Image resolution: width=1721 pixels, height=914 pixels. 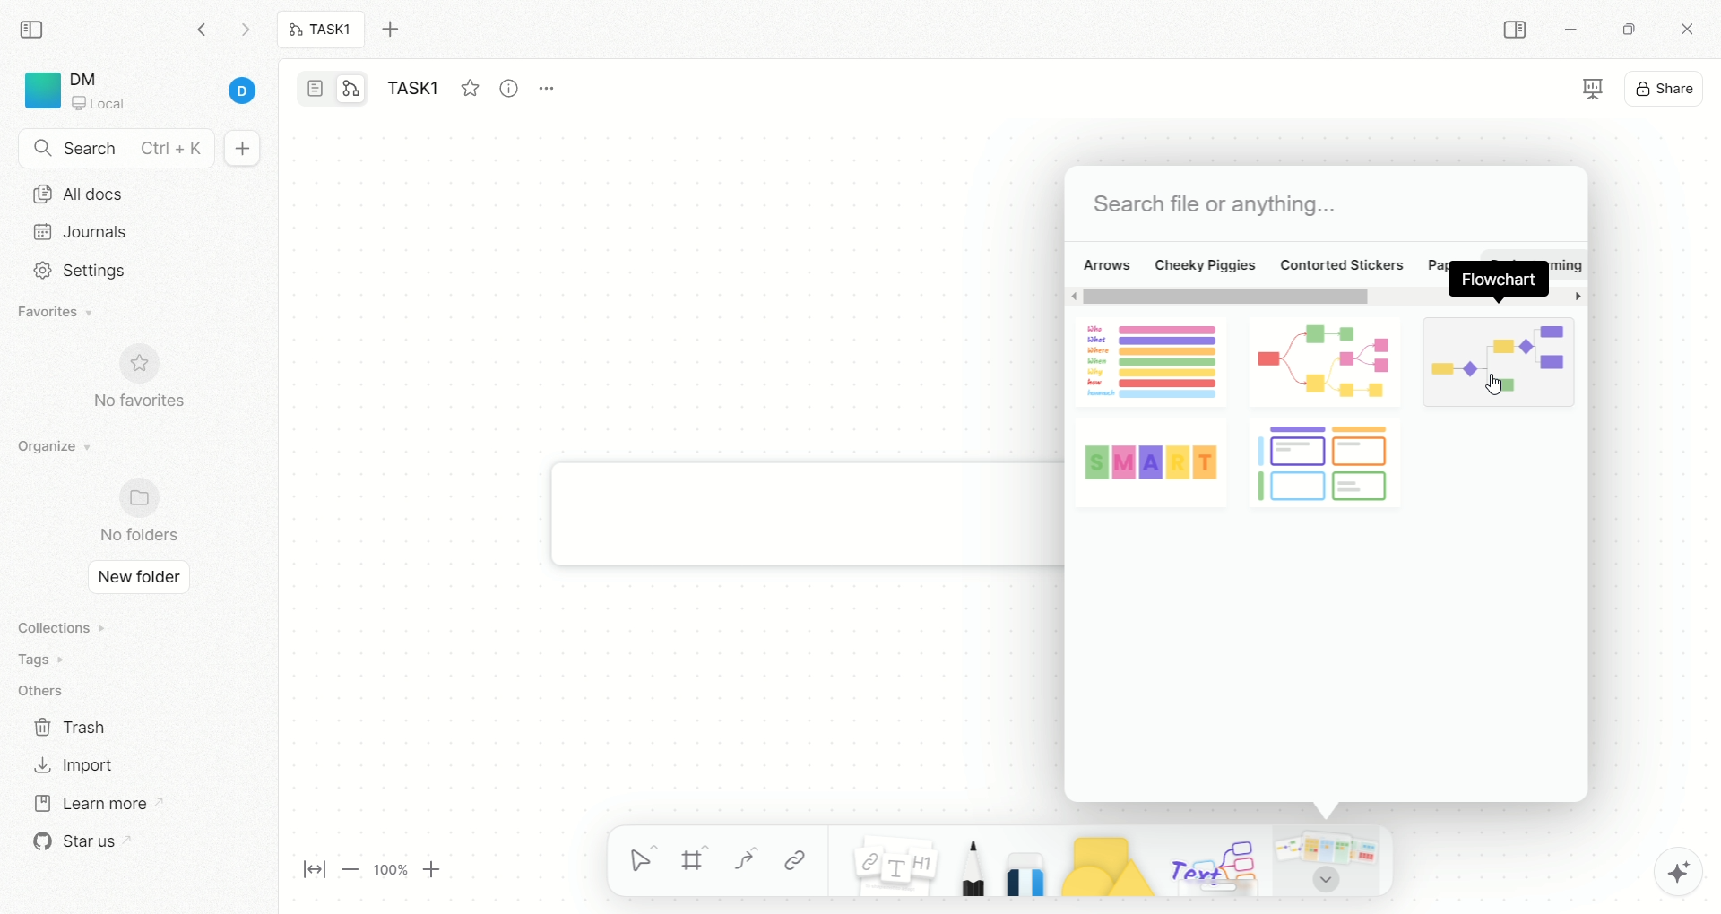 I want to click on edgeless mode, so click(x=351, y=88).